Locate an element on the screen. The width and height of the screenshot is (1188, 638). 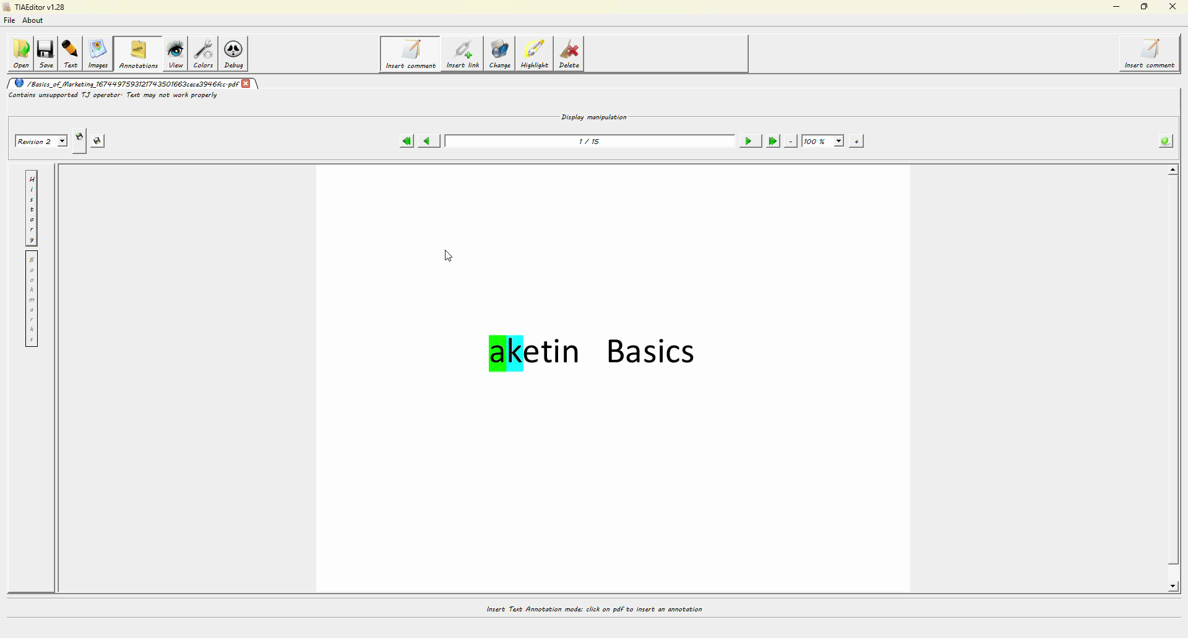
scroll bar is located at coordinates (1175, 384).